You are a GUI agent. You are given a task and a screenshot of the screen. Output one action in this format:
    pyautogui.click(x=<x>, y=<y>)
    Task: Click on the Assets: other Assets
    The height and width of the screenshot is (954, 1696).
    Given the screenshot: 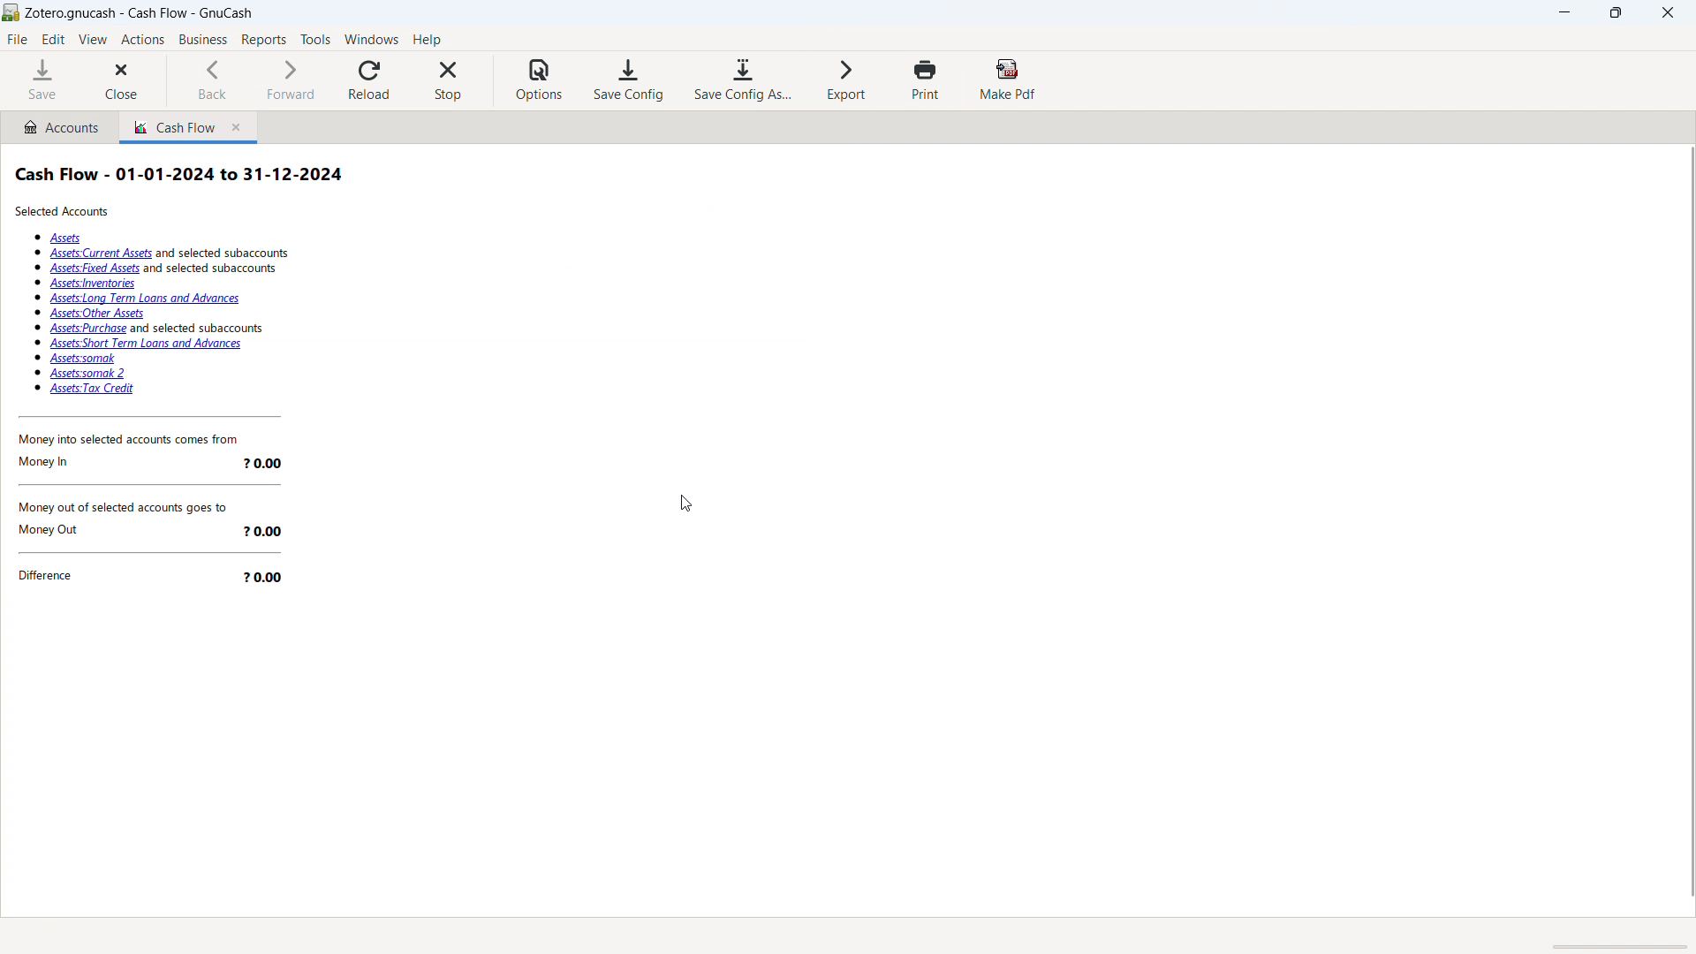 What is the action you would take?
    pyautogui.click(x=97, y=314)
    